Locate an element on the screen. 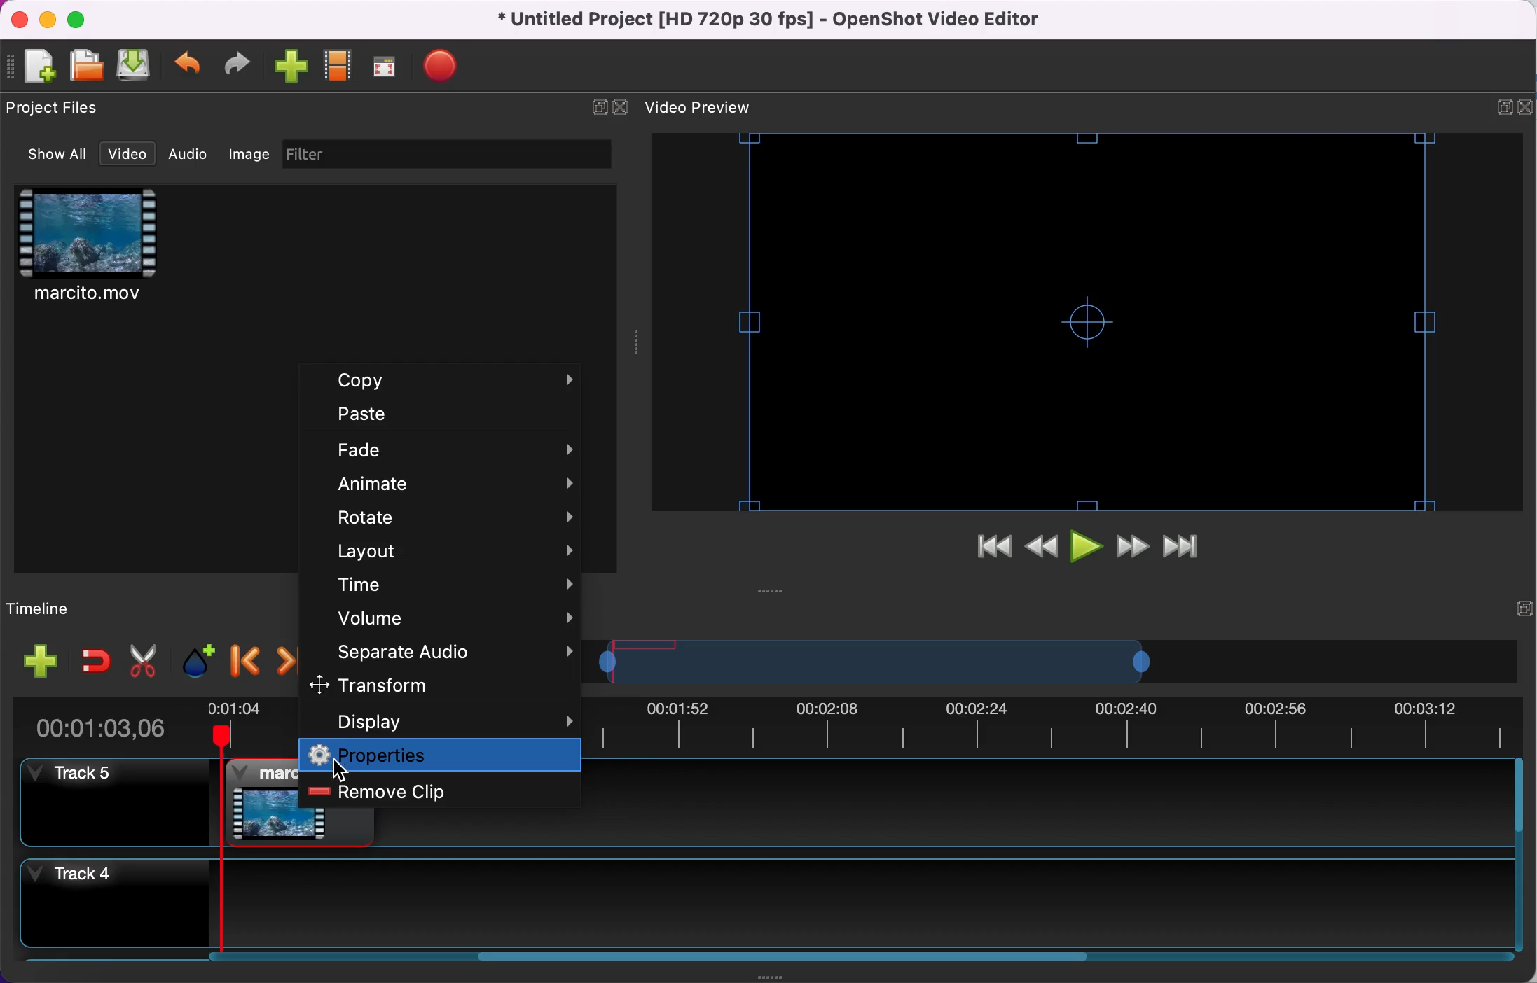 Image resolution: width=1537 pixels, height=983 pixels. separate audio is located at coordinates (443, 653).